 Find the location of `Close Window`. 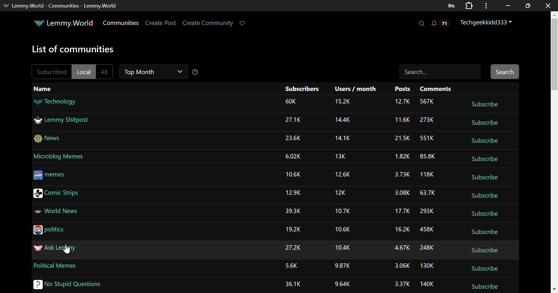

Close Window is located at coordinates (548, 5).